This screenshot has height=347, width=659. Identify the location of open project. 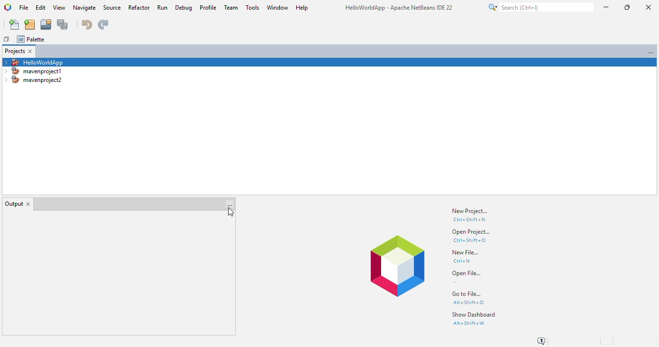
(46, 24).